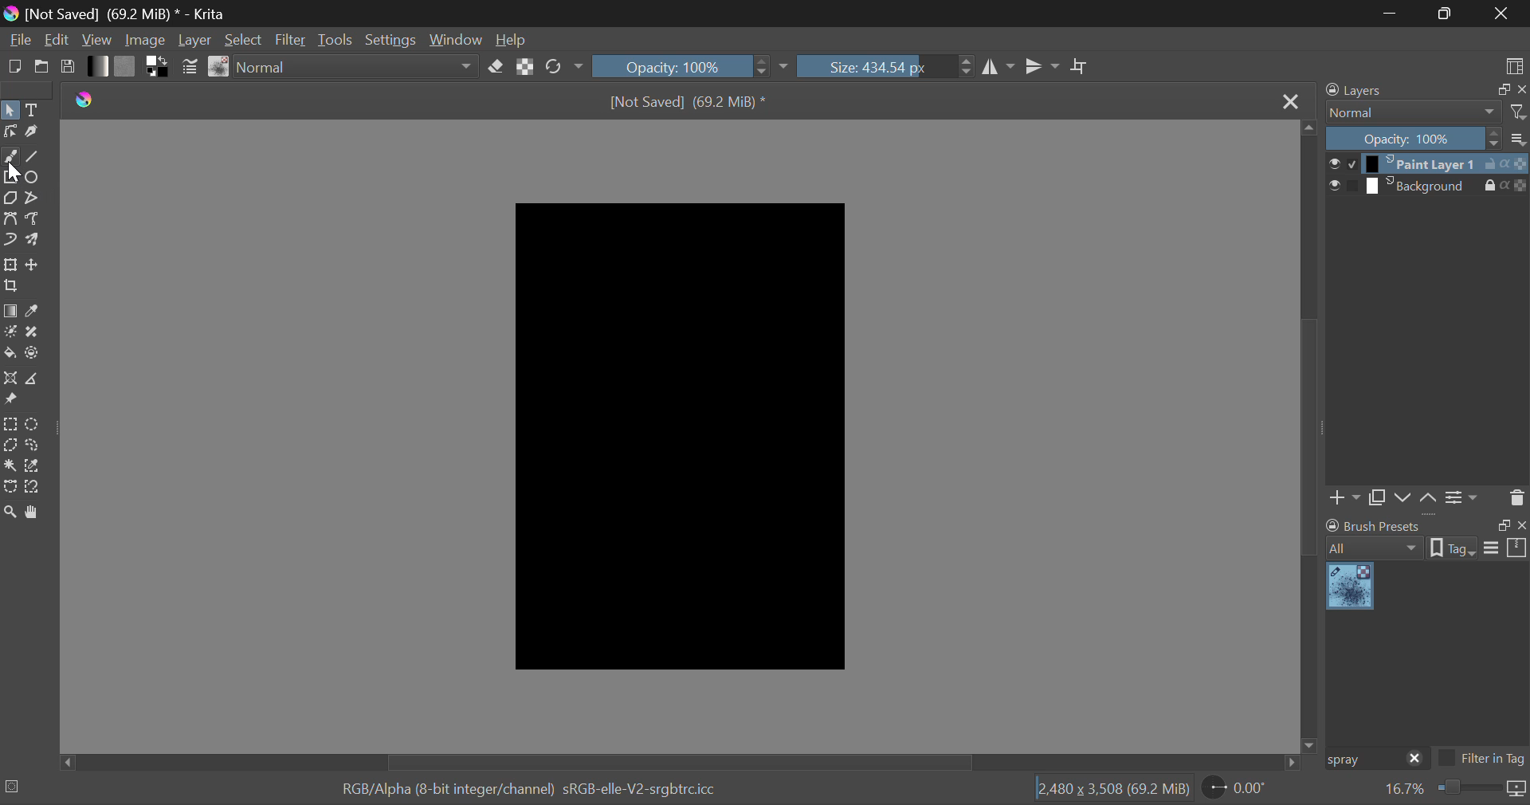 This screenshot has height=805, width=1530. Describe the element at coordinates (33, 355) in the screenshot. I see `Enclose and Fill` at that location.